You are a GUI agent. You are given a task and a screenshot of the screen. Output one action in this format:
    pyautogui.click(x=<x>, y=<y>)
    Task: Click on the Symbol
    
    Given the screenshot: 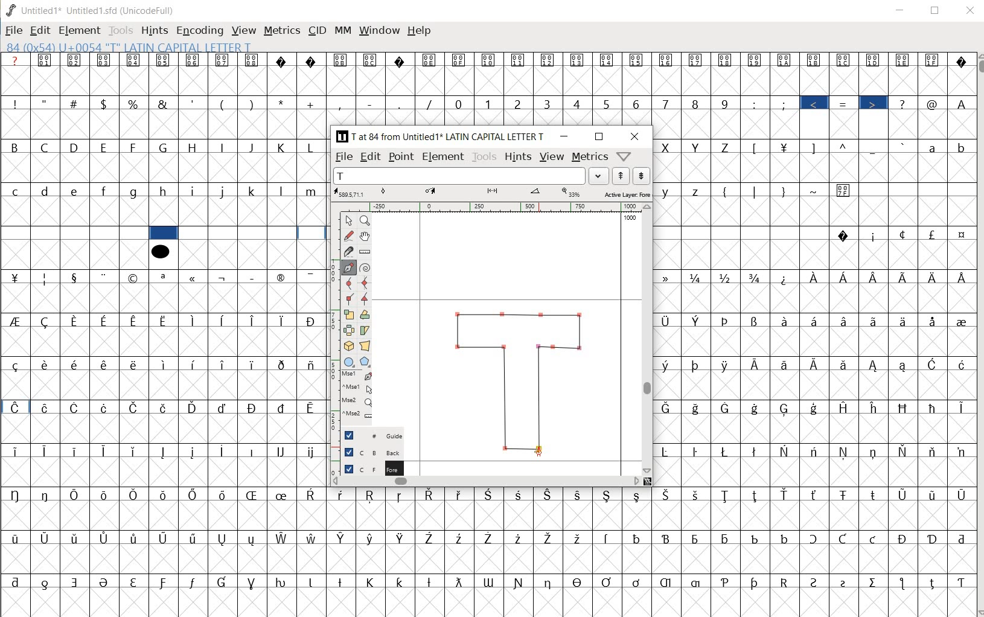 What is the action you would take?
    pyautogui.click(x=638, y=61)
    